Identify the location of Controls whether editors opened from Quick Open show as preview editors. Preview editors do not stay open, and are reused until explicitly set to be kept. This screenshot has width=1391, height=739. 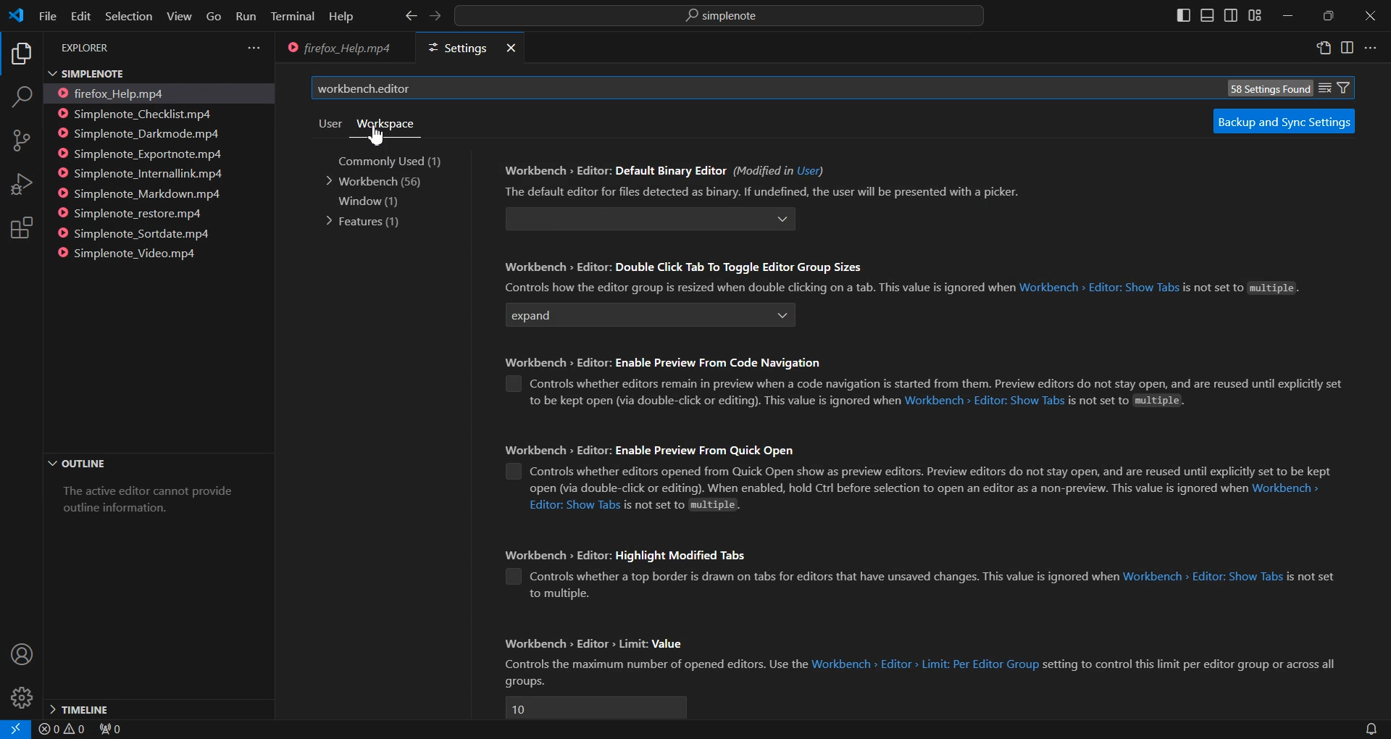
(931, 471).